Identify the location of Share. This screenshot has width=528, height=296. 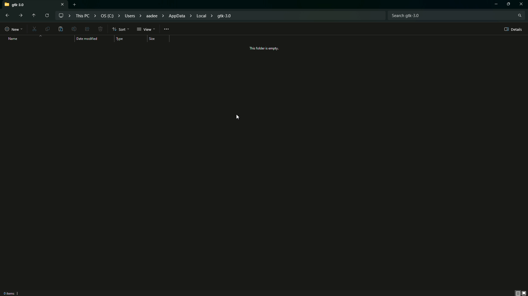
(86, 29).